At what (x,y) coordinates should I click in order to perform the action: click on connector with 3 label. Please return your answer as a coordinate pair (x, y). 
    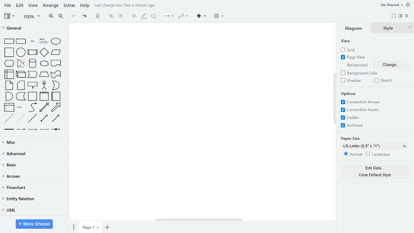
    Looking at the image, I should click on (44, 130).